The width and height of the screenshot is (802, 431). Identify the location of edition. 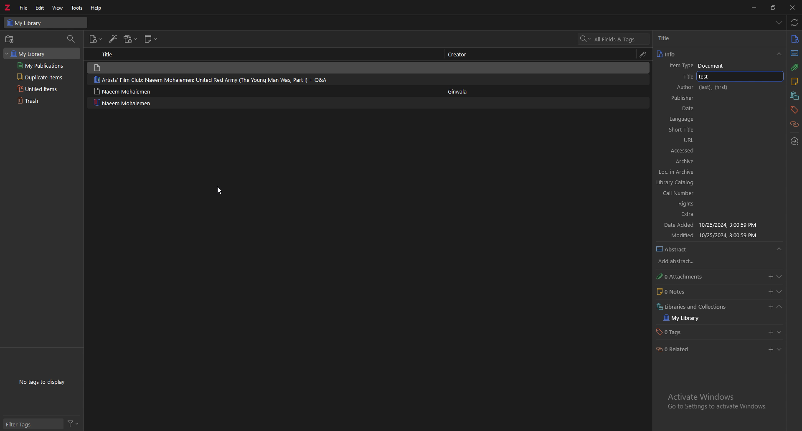
(679, 151).